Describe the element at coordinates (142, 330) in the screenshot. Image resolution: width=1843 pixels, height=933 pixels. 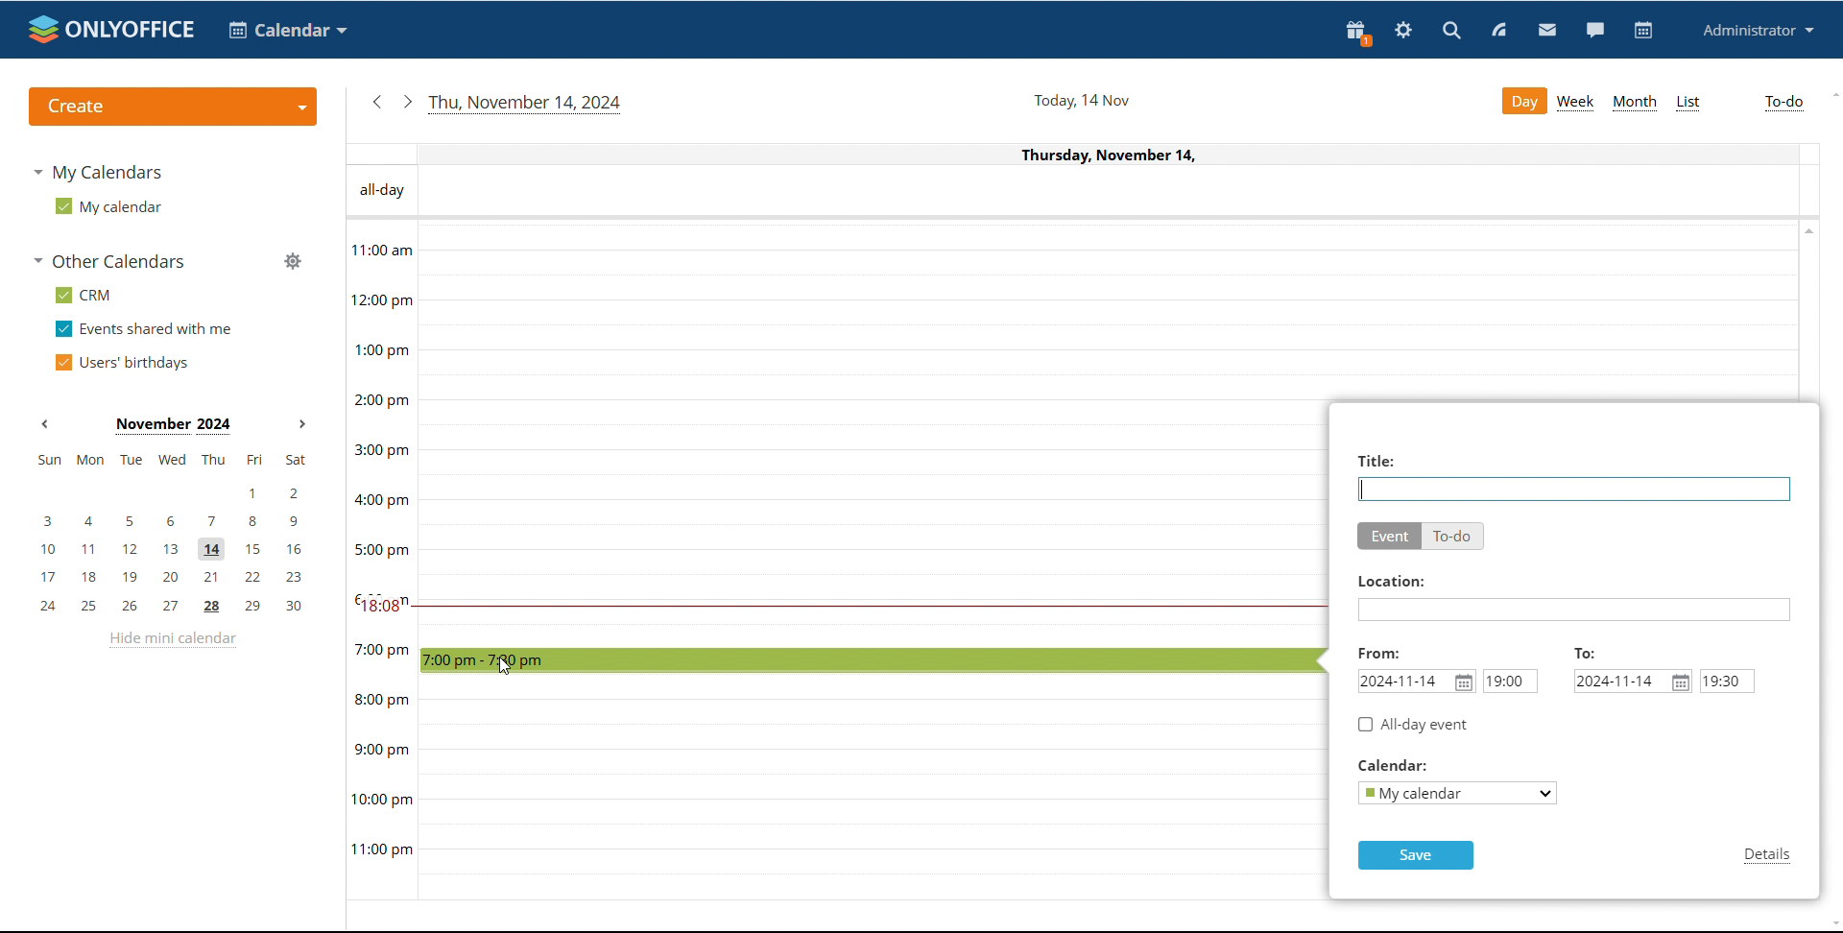
I see `events shared with me` at that location.